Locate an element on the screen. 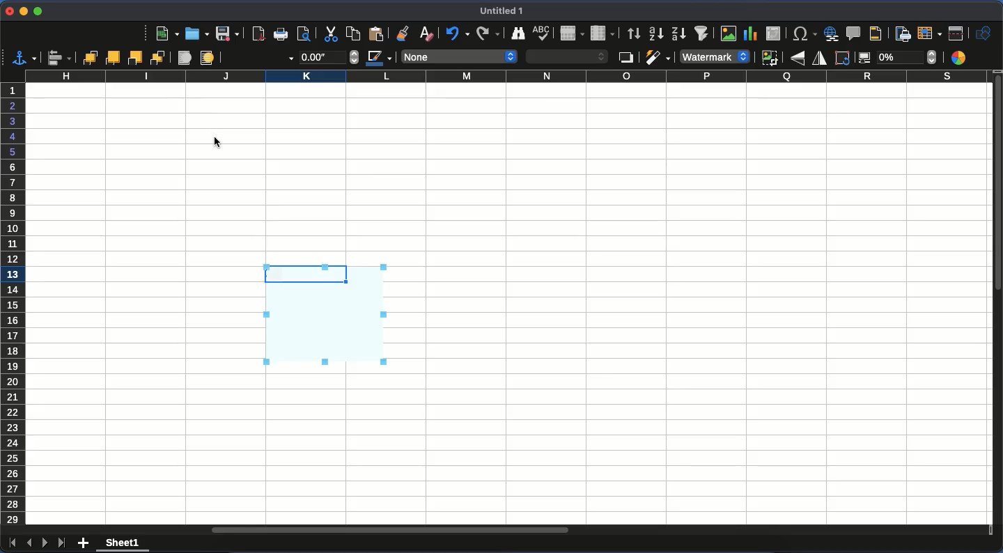  foreground is located at coordinates (183, 59).